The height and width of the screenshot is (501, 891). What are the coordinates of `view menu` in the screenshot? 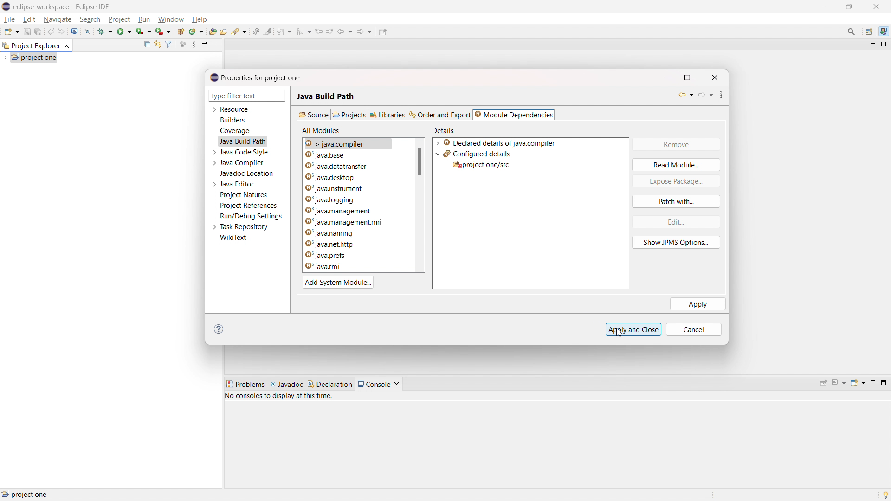 It's located at (726, 95).